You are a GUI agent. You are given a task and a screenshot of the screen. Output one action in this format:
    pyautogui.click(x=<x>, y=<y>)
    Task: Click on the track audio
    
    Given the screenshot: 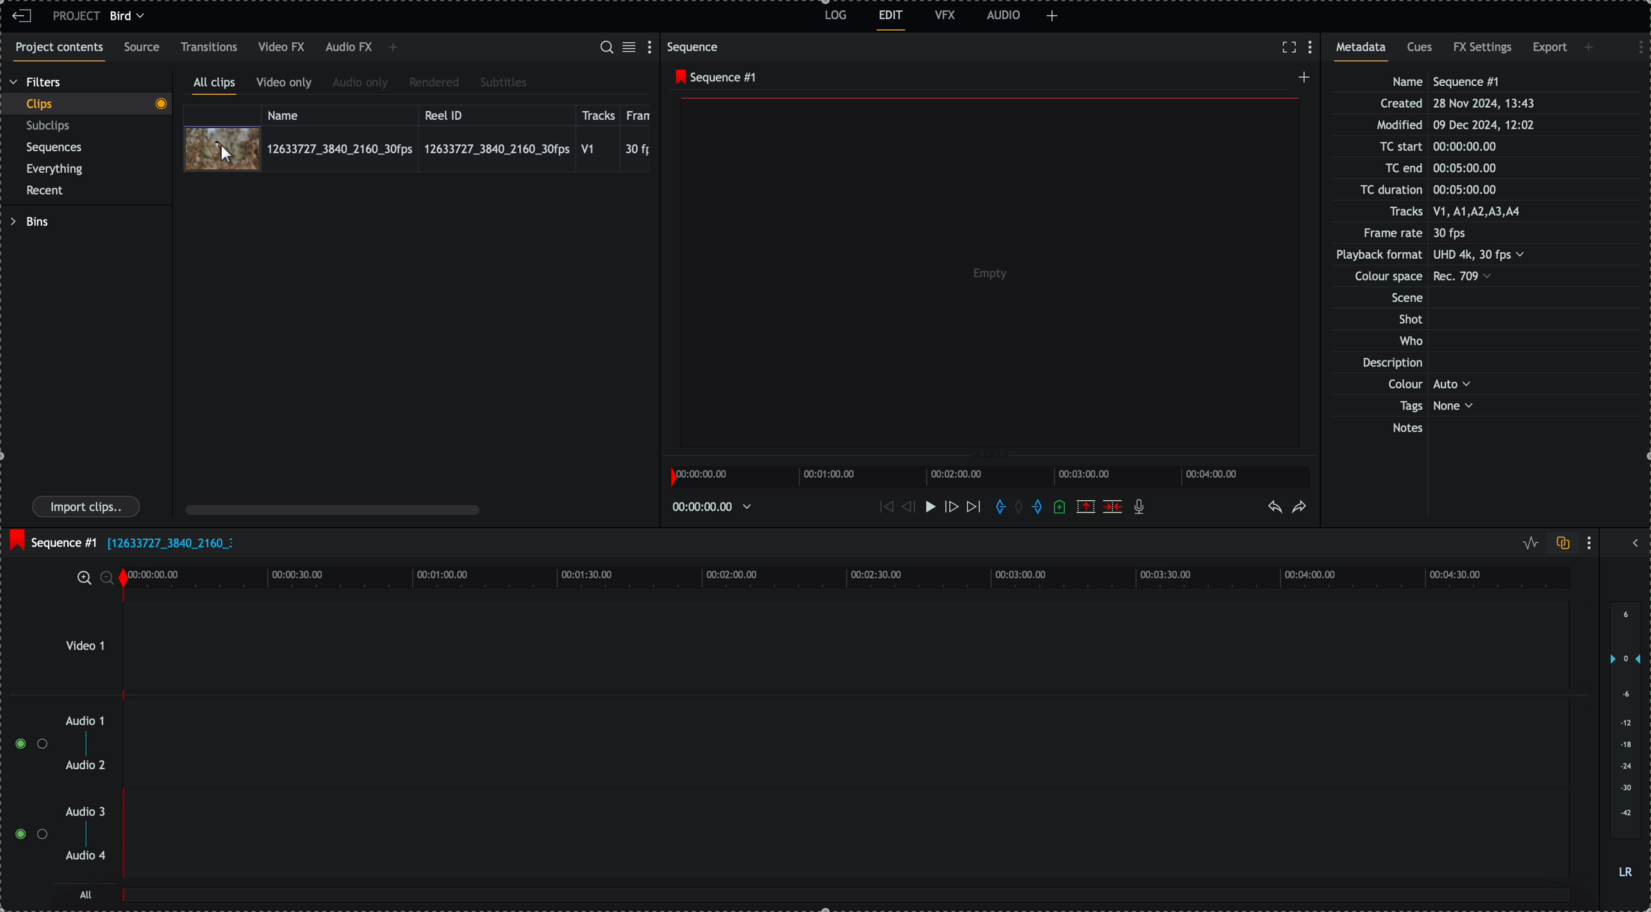 What is the action you would take?
    pyautogui.click(x=845, y=748)
    